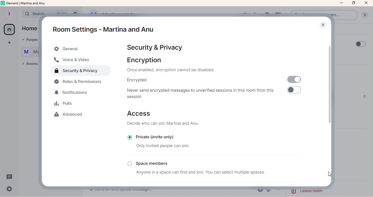  I want to click on General, so click(82, 49).